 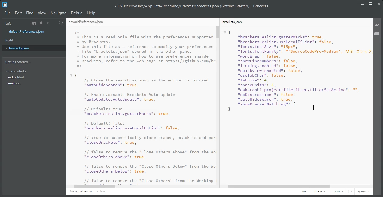 What do you see at coordinates (315, 107) in the screenshot?
I see `cursor` at bounding box center [315, 107].